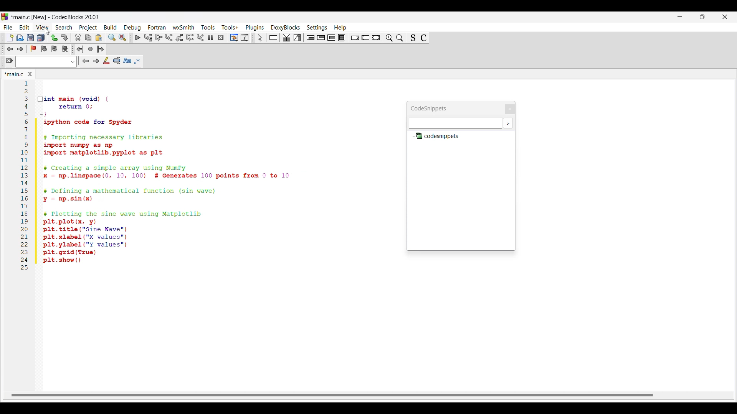 The image size is (737, 414). I want to click on Toggle next, so click(54, 49).